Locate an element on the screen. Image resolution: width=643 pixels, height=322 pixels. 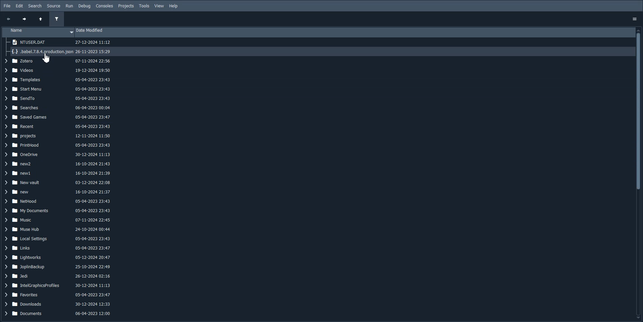
Options is located at coordinates (636, 18).